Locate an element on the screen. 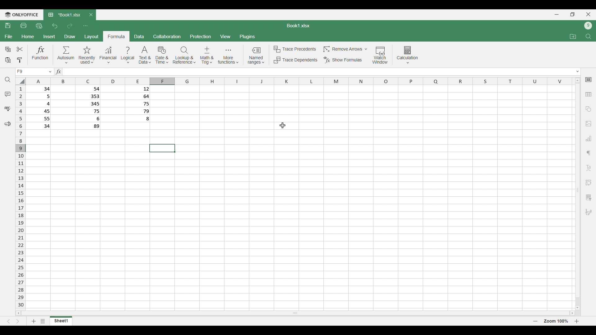 Image resolution: width=596 pixels, height=335 pixels. Insert chart is located at coordinates (589, 138).